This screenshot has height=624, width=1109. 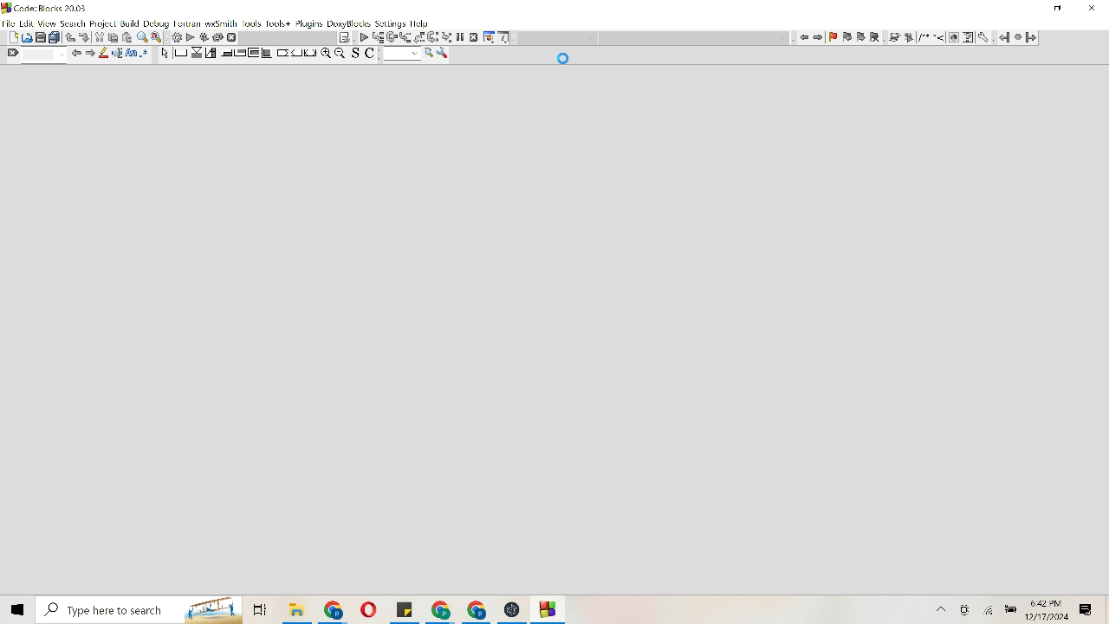 I want to click on Go Back, so click(x=1002, y=37).